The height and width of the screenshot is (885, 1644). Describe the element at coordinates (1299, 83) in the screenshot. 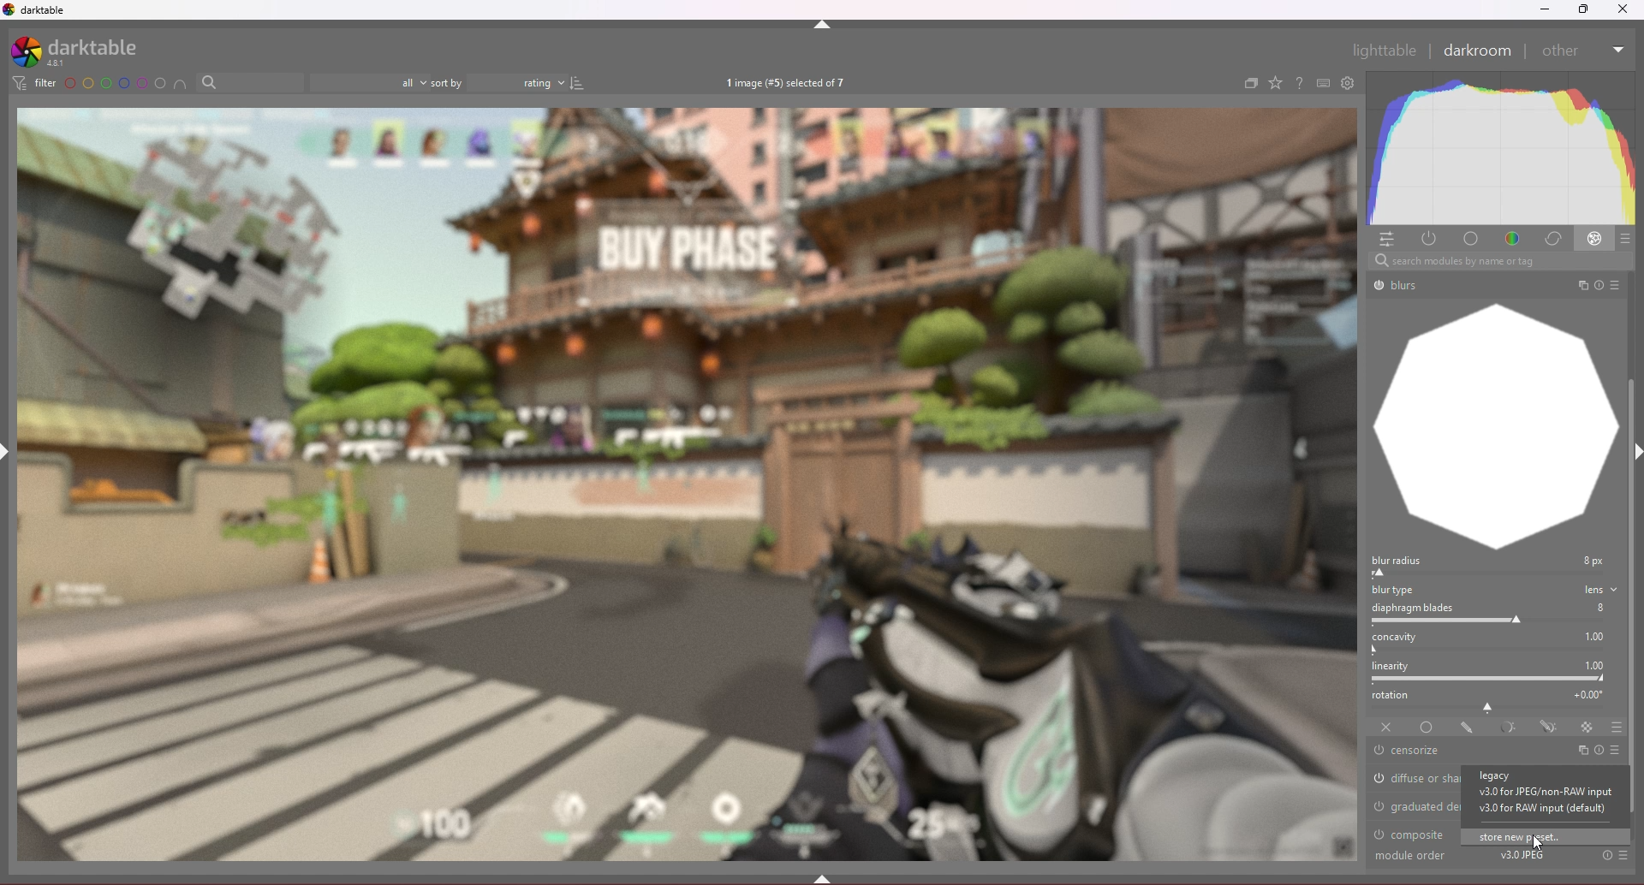

I see `help` at that location.